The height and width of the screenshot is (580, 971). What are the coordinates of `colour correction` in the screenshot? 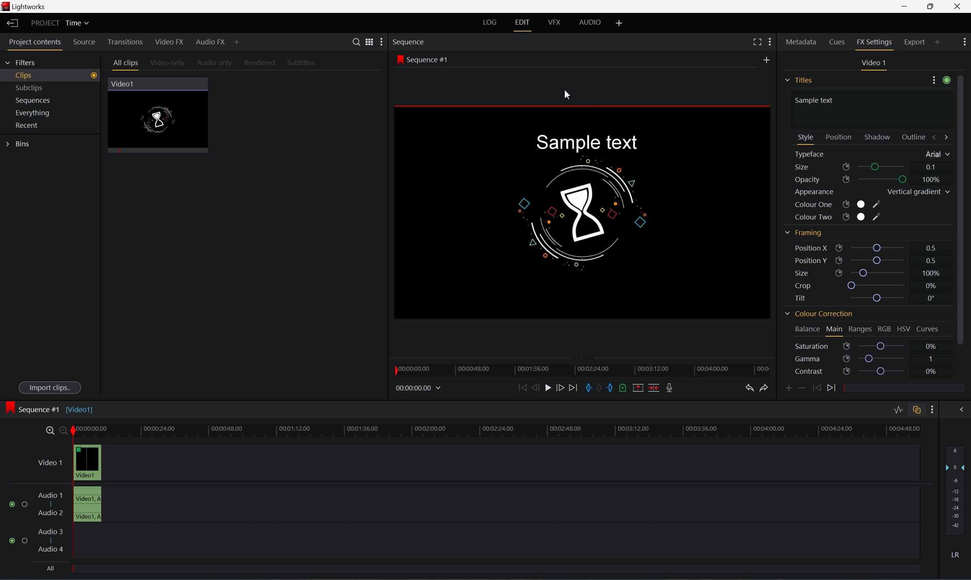 It's located at (818, 315).